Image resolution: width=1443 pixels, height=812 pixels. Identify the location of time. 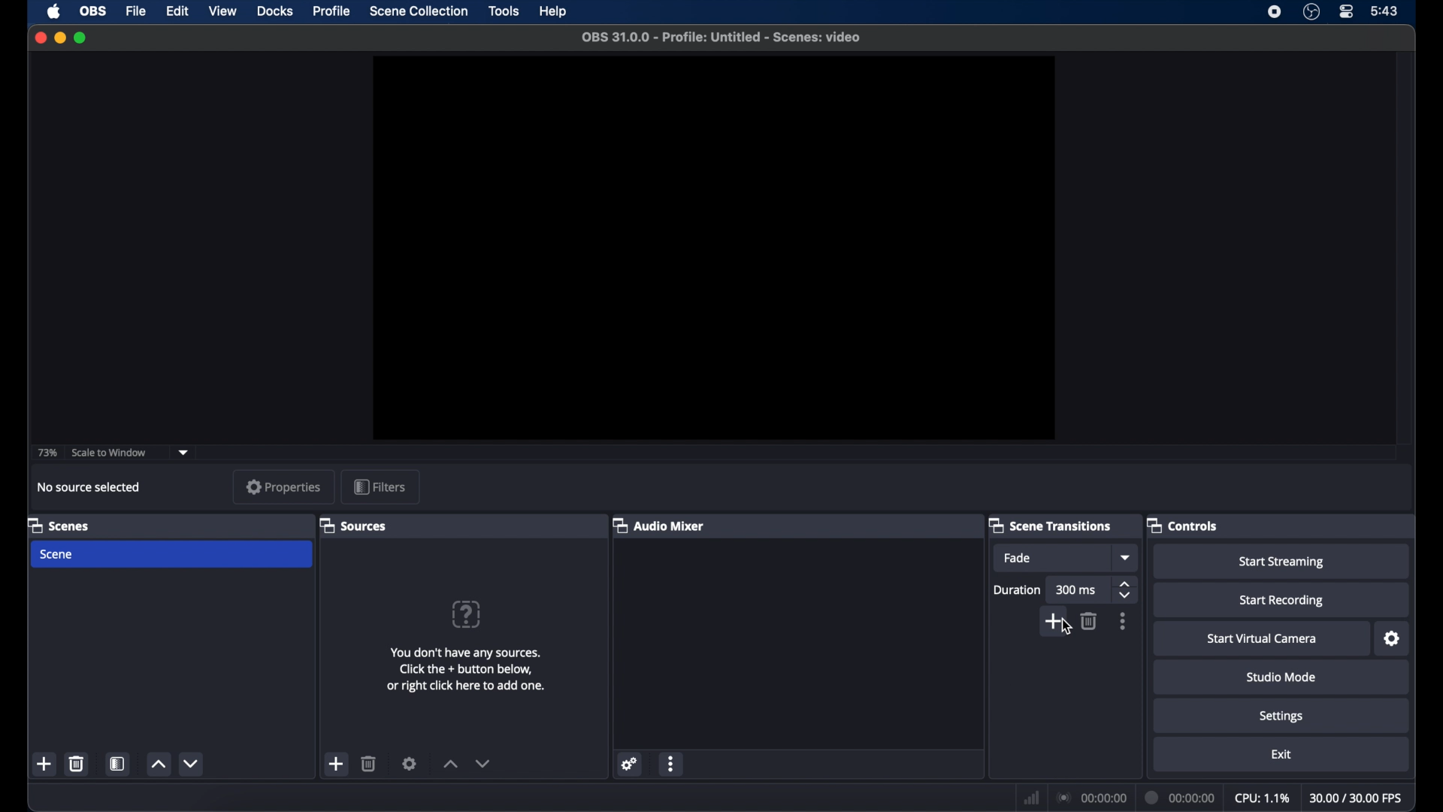
(1385, 12).